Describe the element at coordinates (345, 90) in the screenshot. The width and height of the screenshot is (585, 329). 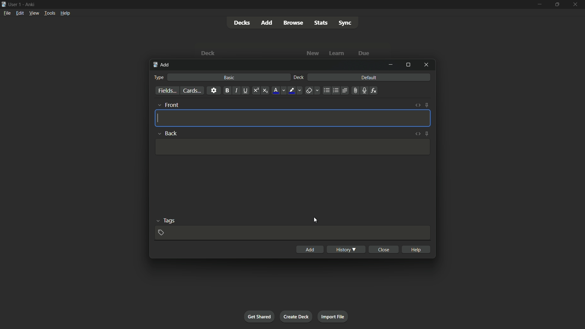
I see `alignment` at that location.